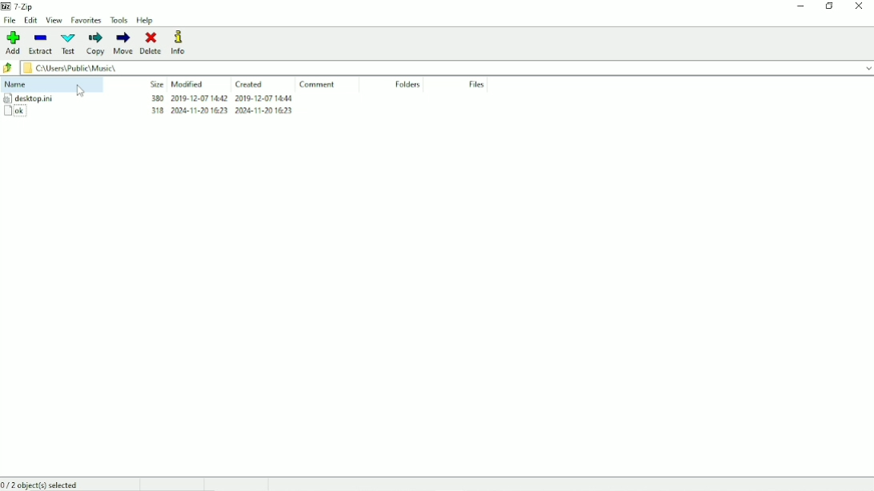 Image resolution: width=874 pixels, height=491 pixels. I want to click on drop down, so click(864, 67).